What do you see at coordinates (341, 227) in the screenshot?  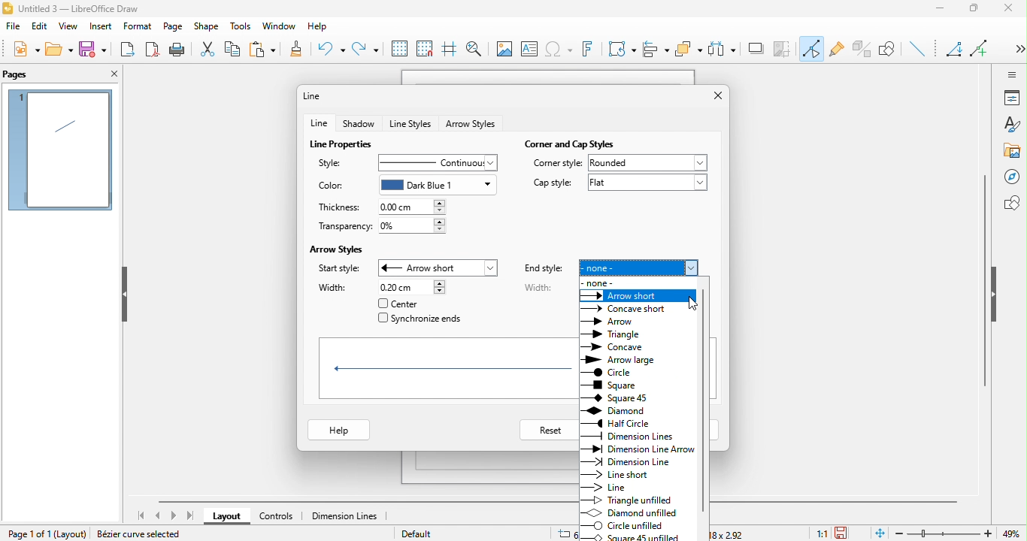 I see `transparency` at bounding box center [341, 227].